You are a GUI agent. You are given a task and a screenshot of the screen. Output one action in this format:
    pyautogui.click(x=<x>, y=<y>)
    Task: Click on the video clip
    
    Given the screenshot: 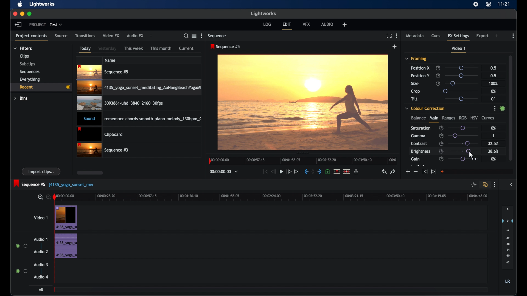 What is the action you would take?
    pyautogui.click(x=119, y=104)
    